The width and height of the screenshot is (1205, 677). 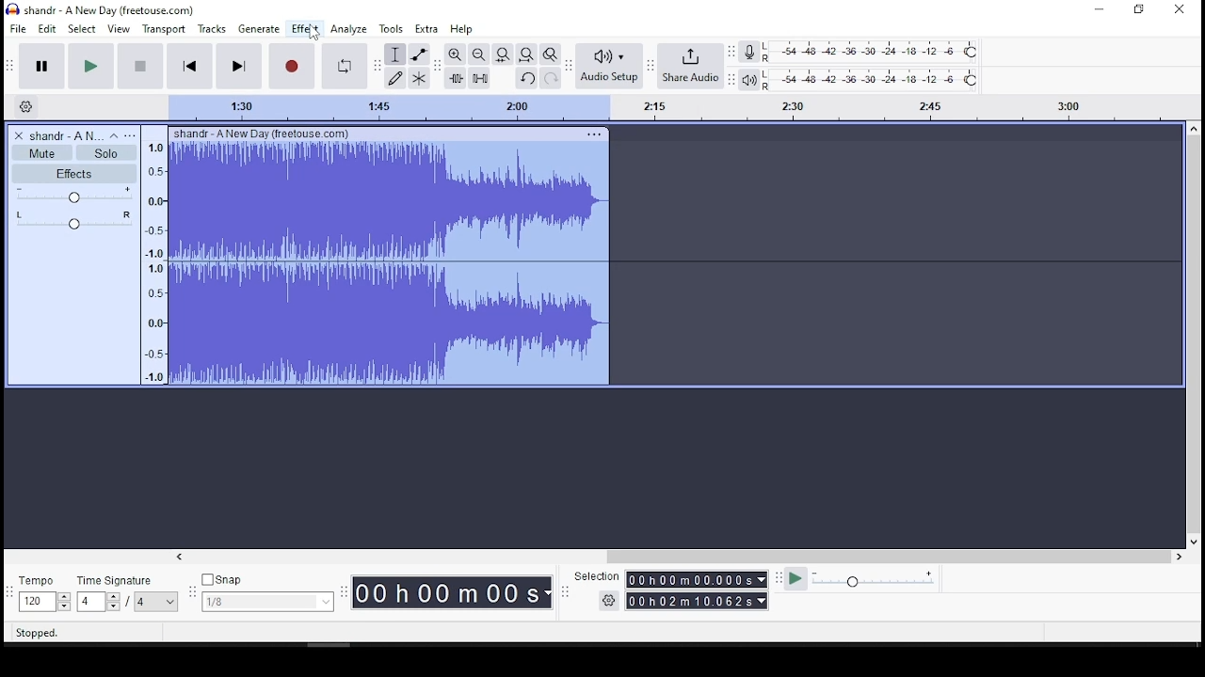 I want to click on tools, so click(x=393, y=28).